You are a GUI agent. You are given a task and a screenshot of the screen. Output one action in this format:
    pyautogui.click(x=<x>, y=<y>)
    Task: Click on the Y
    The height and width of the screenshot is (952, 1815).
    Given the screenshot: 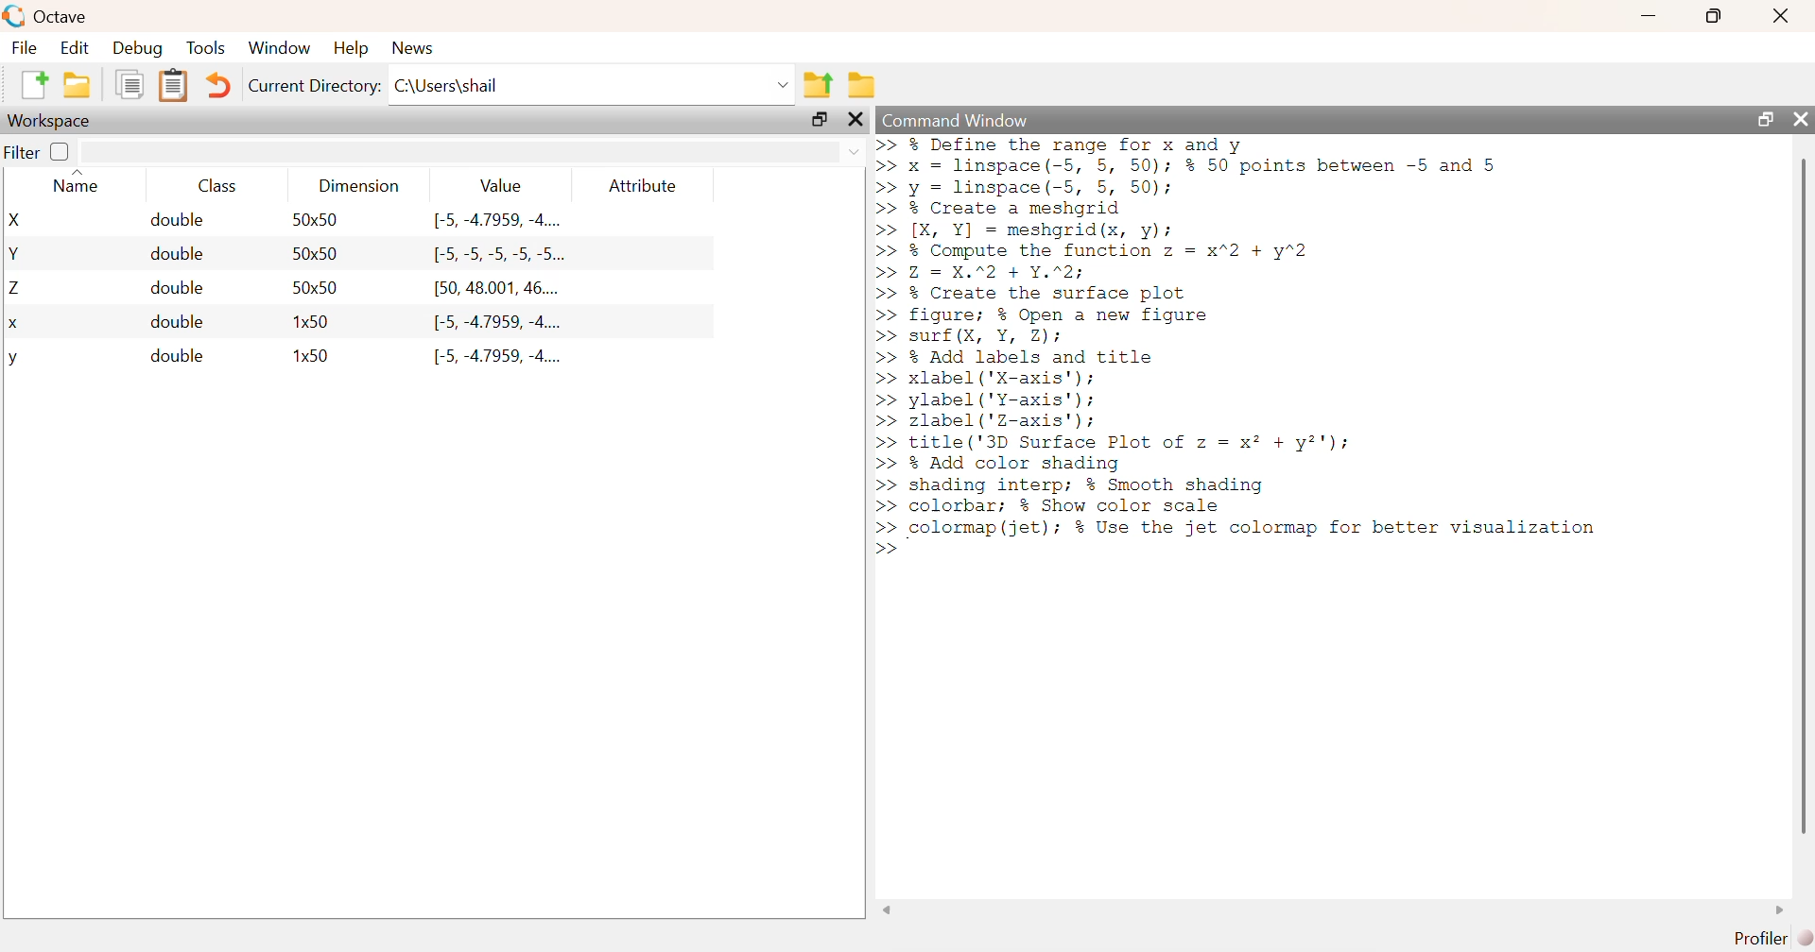 What is the action you would take?
    pyautogui.click(x=16, y=253)
    